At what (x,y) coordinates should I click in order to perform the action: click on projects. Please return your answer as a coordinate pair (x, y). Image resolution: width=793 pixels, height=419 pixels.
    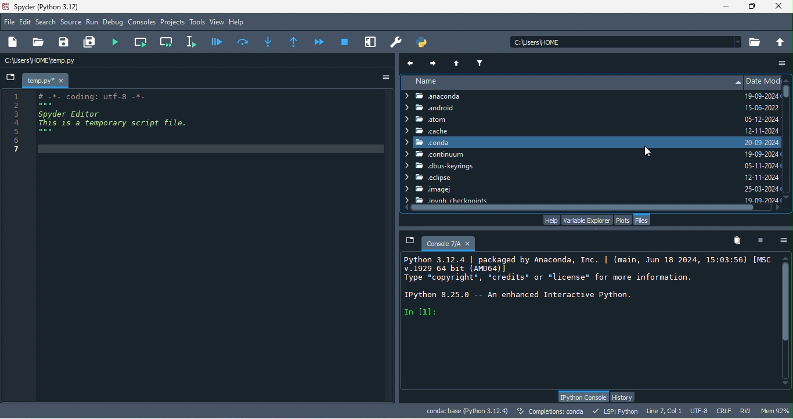
    Looking at the image, I should click on (173, 23).